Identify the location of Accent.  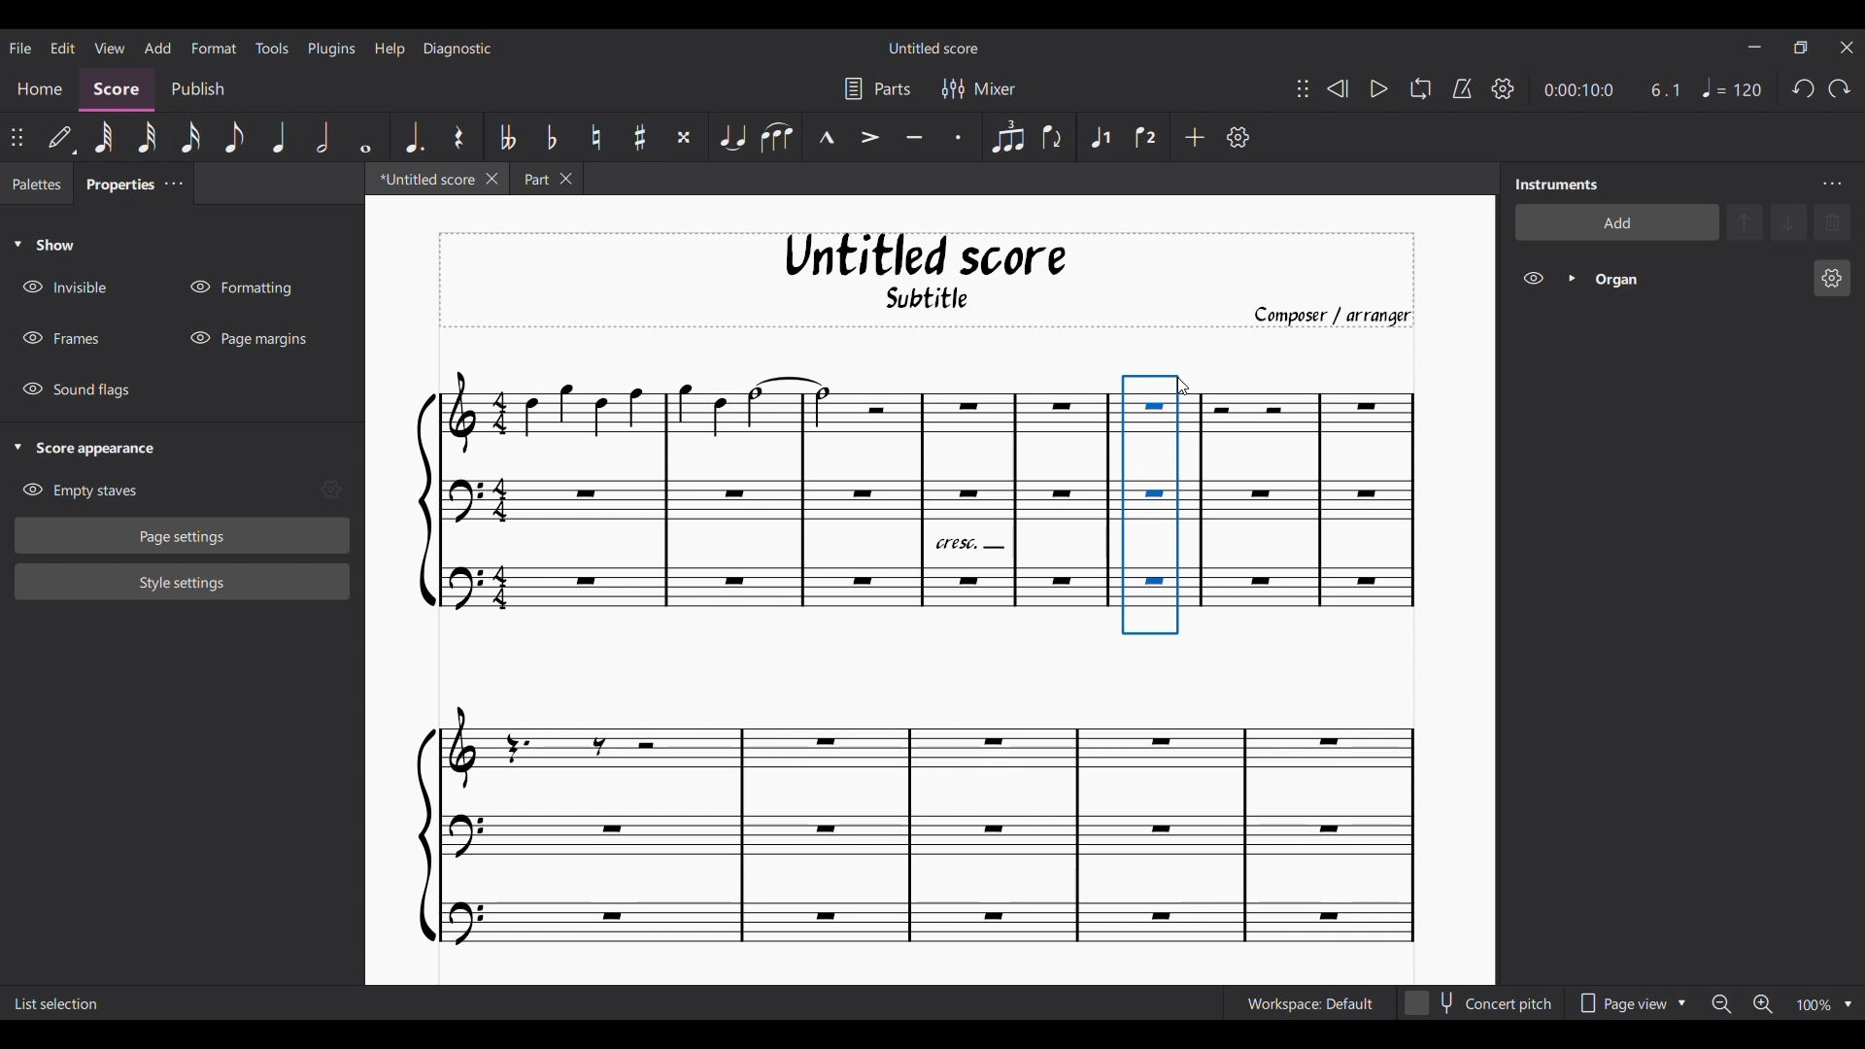
(869, 137).